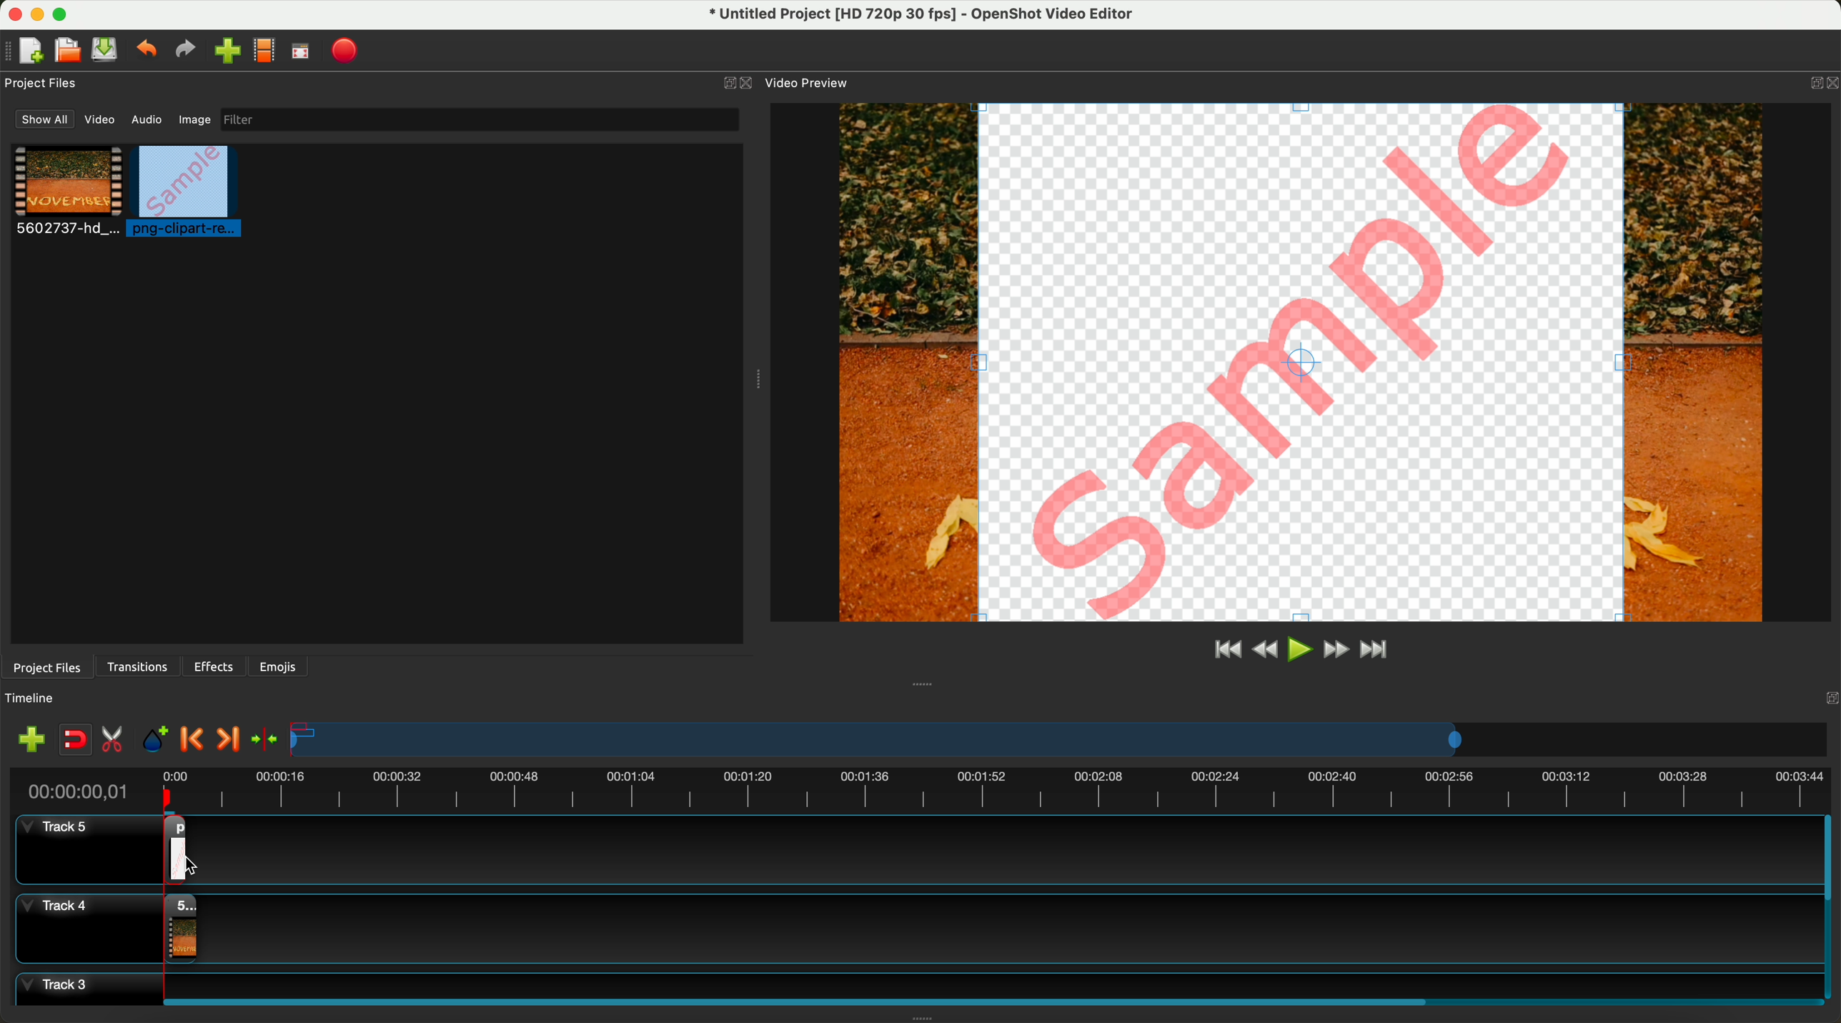  I want to click on disable snapping, so click(76, 741).